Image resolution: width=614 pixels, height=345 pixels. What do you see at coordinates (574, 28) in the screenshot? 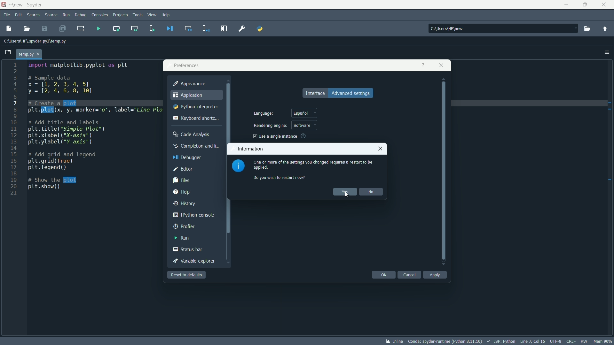
I see `dropdown toggle` at bounding box center [574, 28].